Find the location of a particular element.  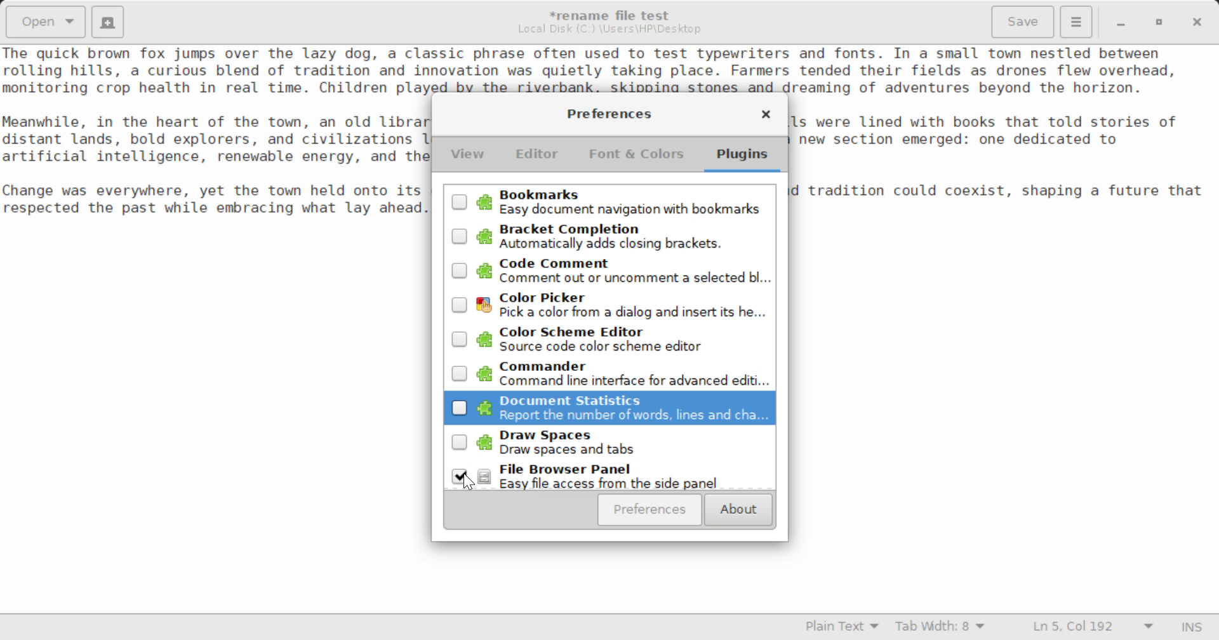

Open Document is located at coordinates (46, 20).